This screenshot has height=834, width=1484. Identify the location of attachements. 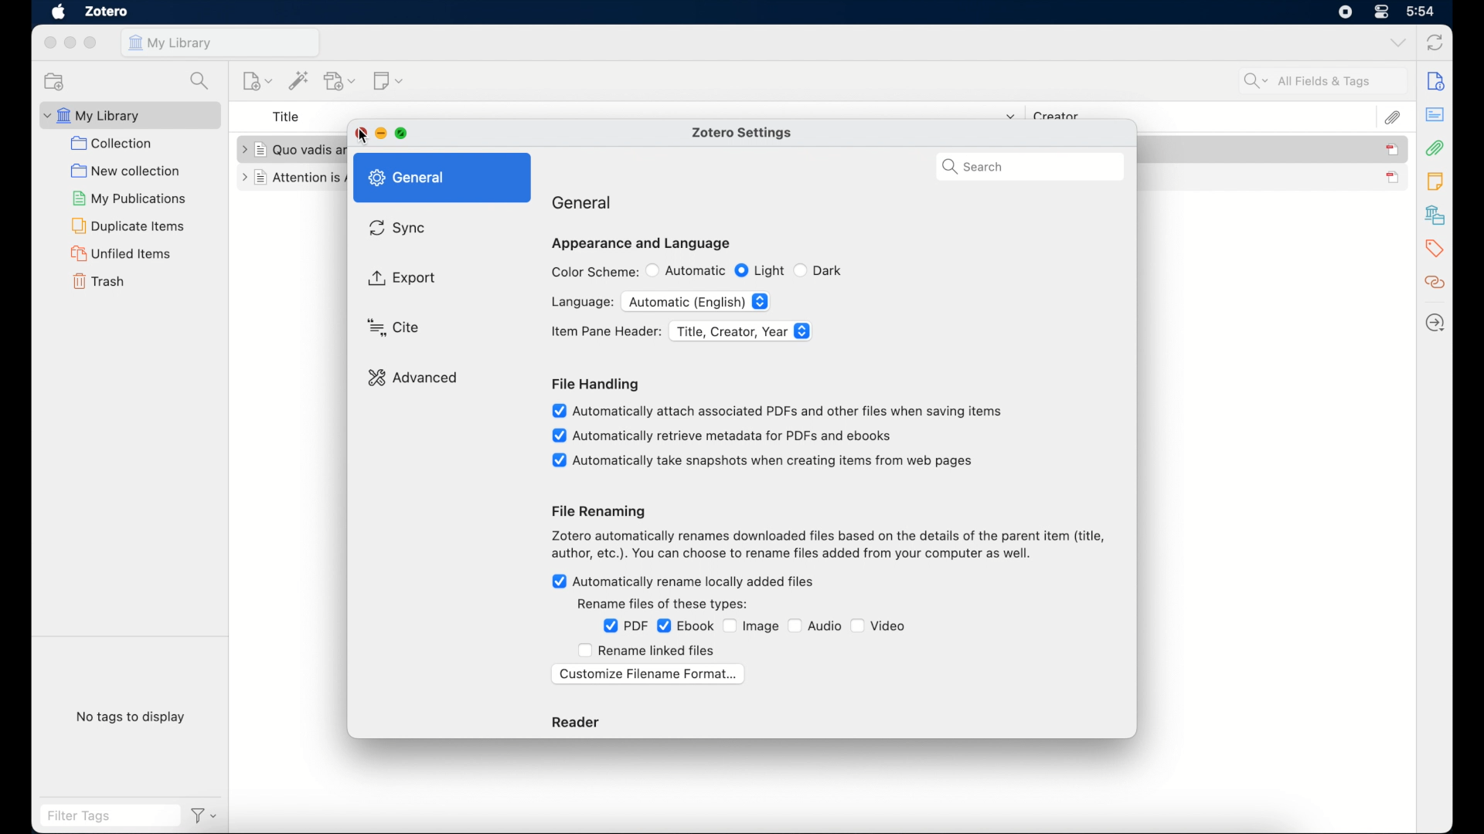
(1392, 117).